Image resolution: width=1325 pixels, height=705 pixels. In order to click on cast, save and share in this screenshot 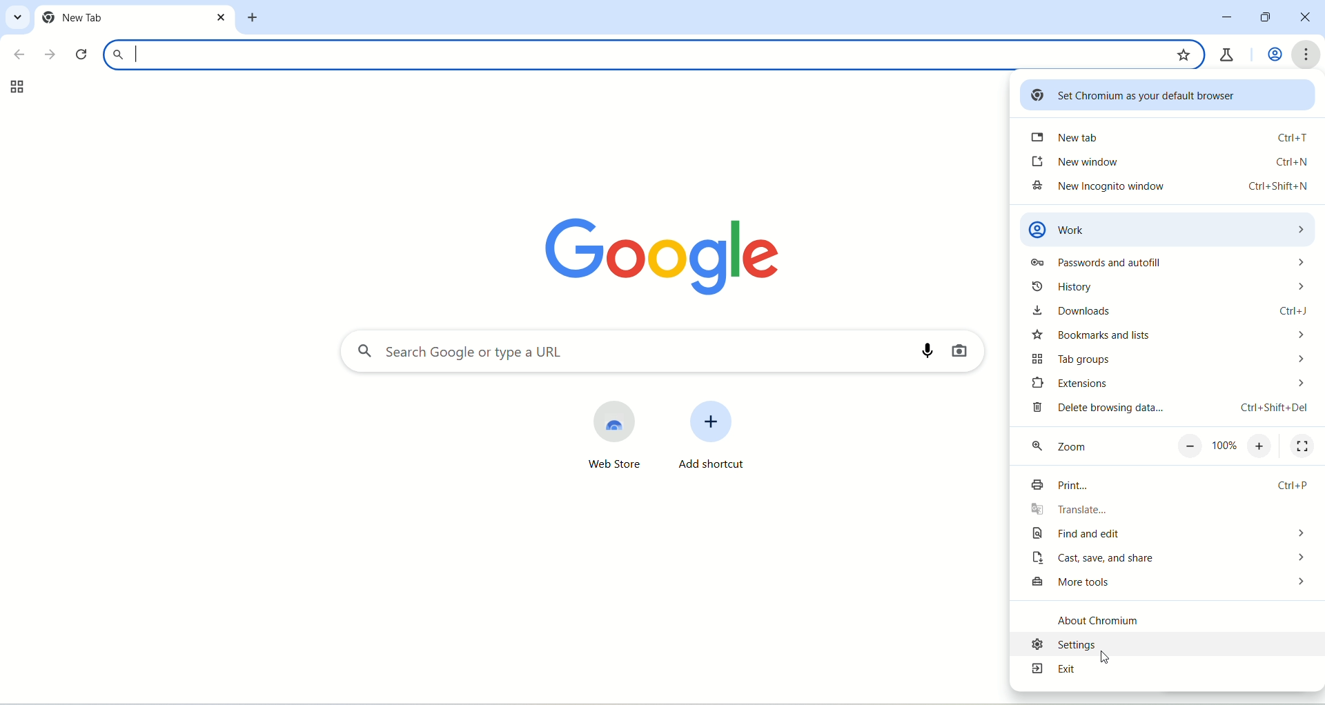, I will do `click(1169, 559)`.